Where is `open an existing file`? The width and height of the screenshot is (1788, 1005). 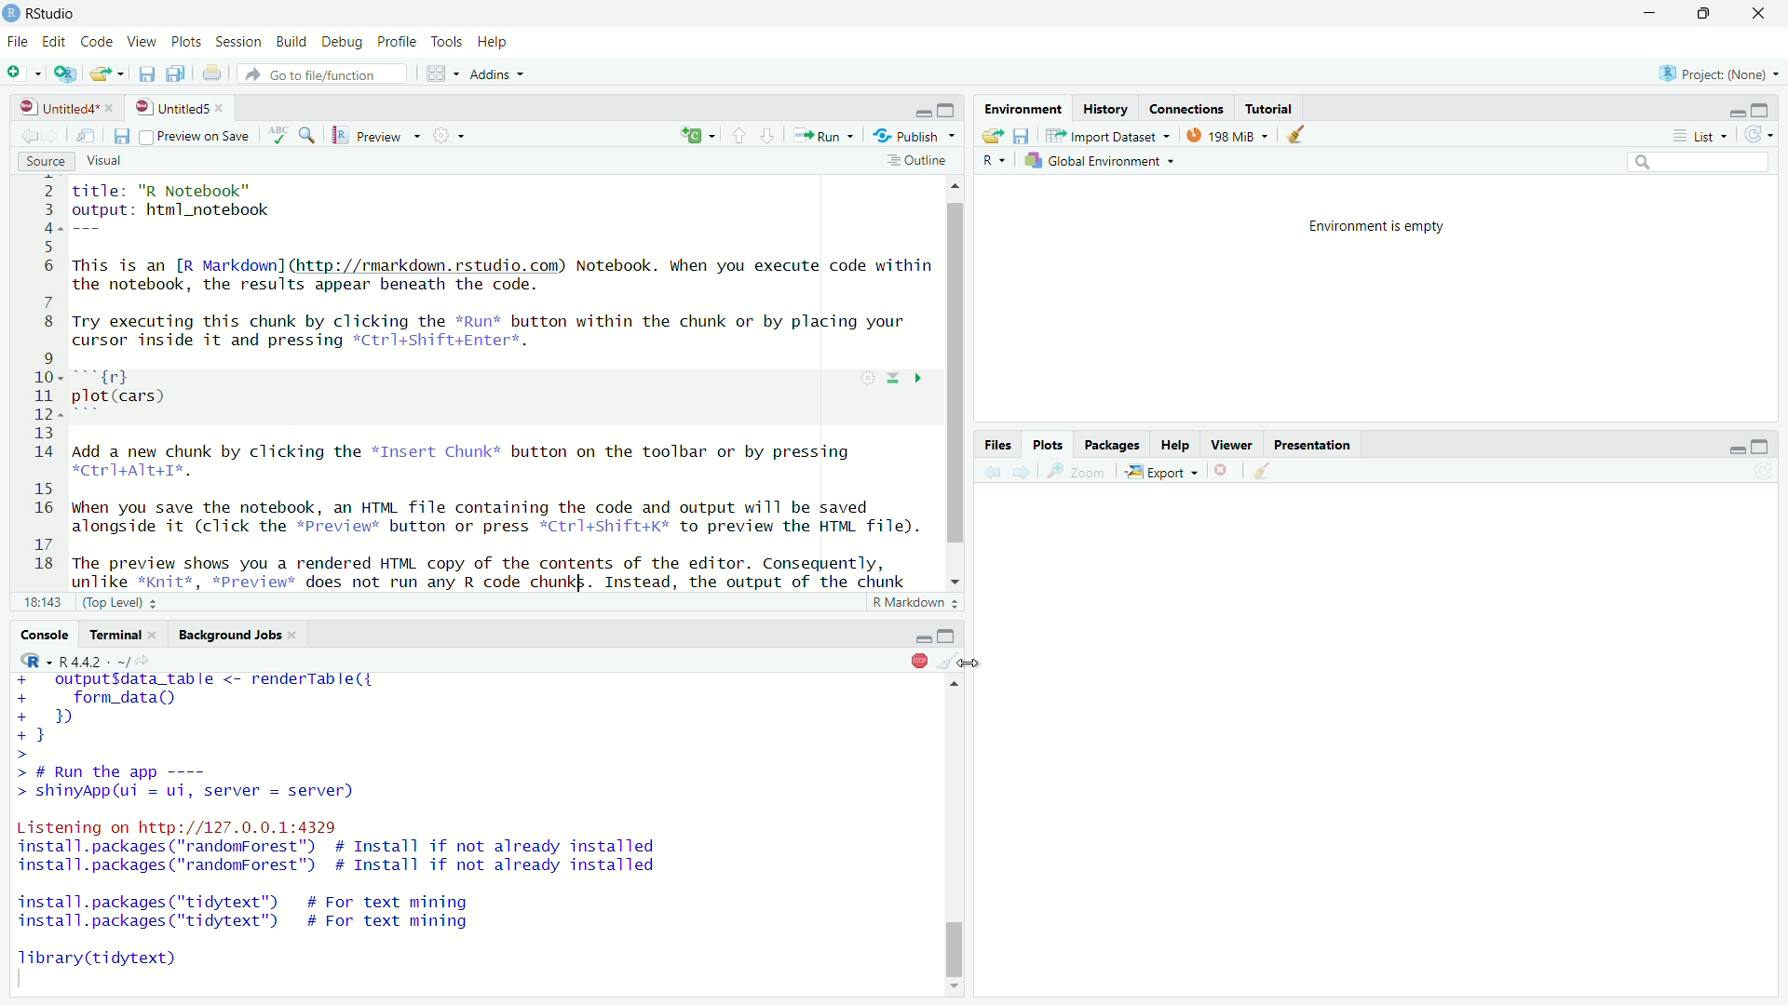
open an existing file is located at coordinates (108, 74).